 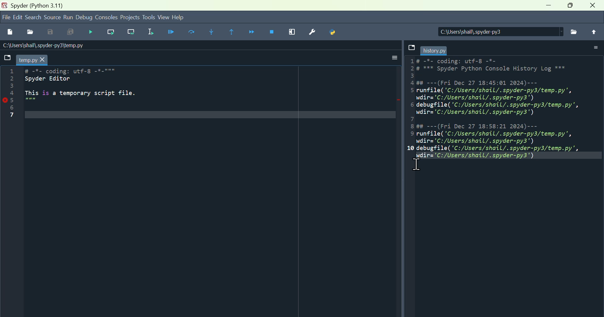 What do you see at coordinates (596, 46) in the screenshot?
I see `More options` at bounding box center [596, 46].